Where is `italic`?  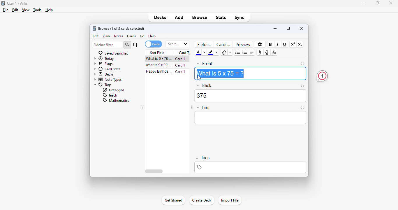
italic is located at coordinates (278, 44).